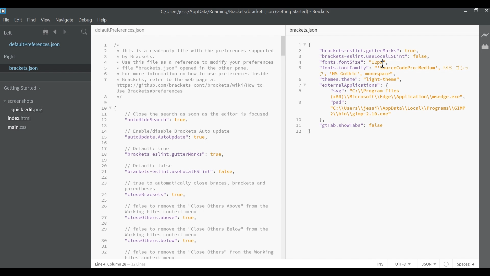  What do you see at coordinates (47, 44) in the screenshot?
I see `defaultPreference.json` at bounding box center [47, 44].